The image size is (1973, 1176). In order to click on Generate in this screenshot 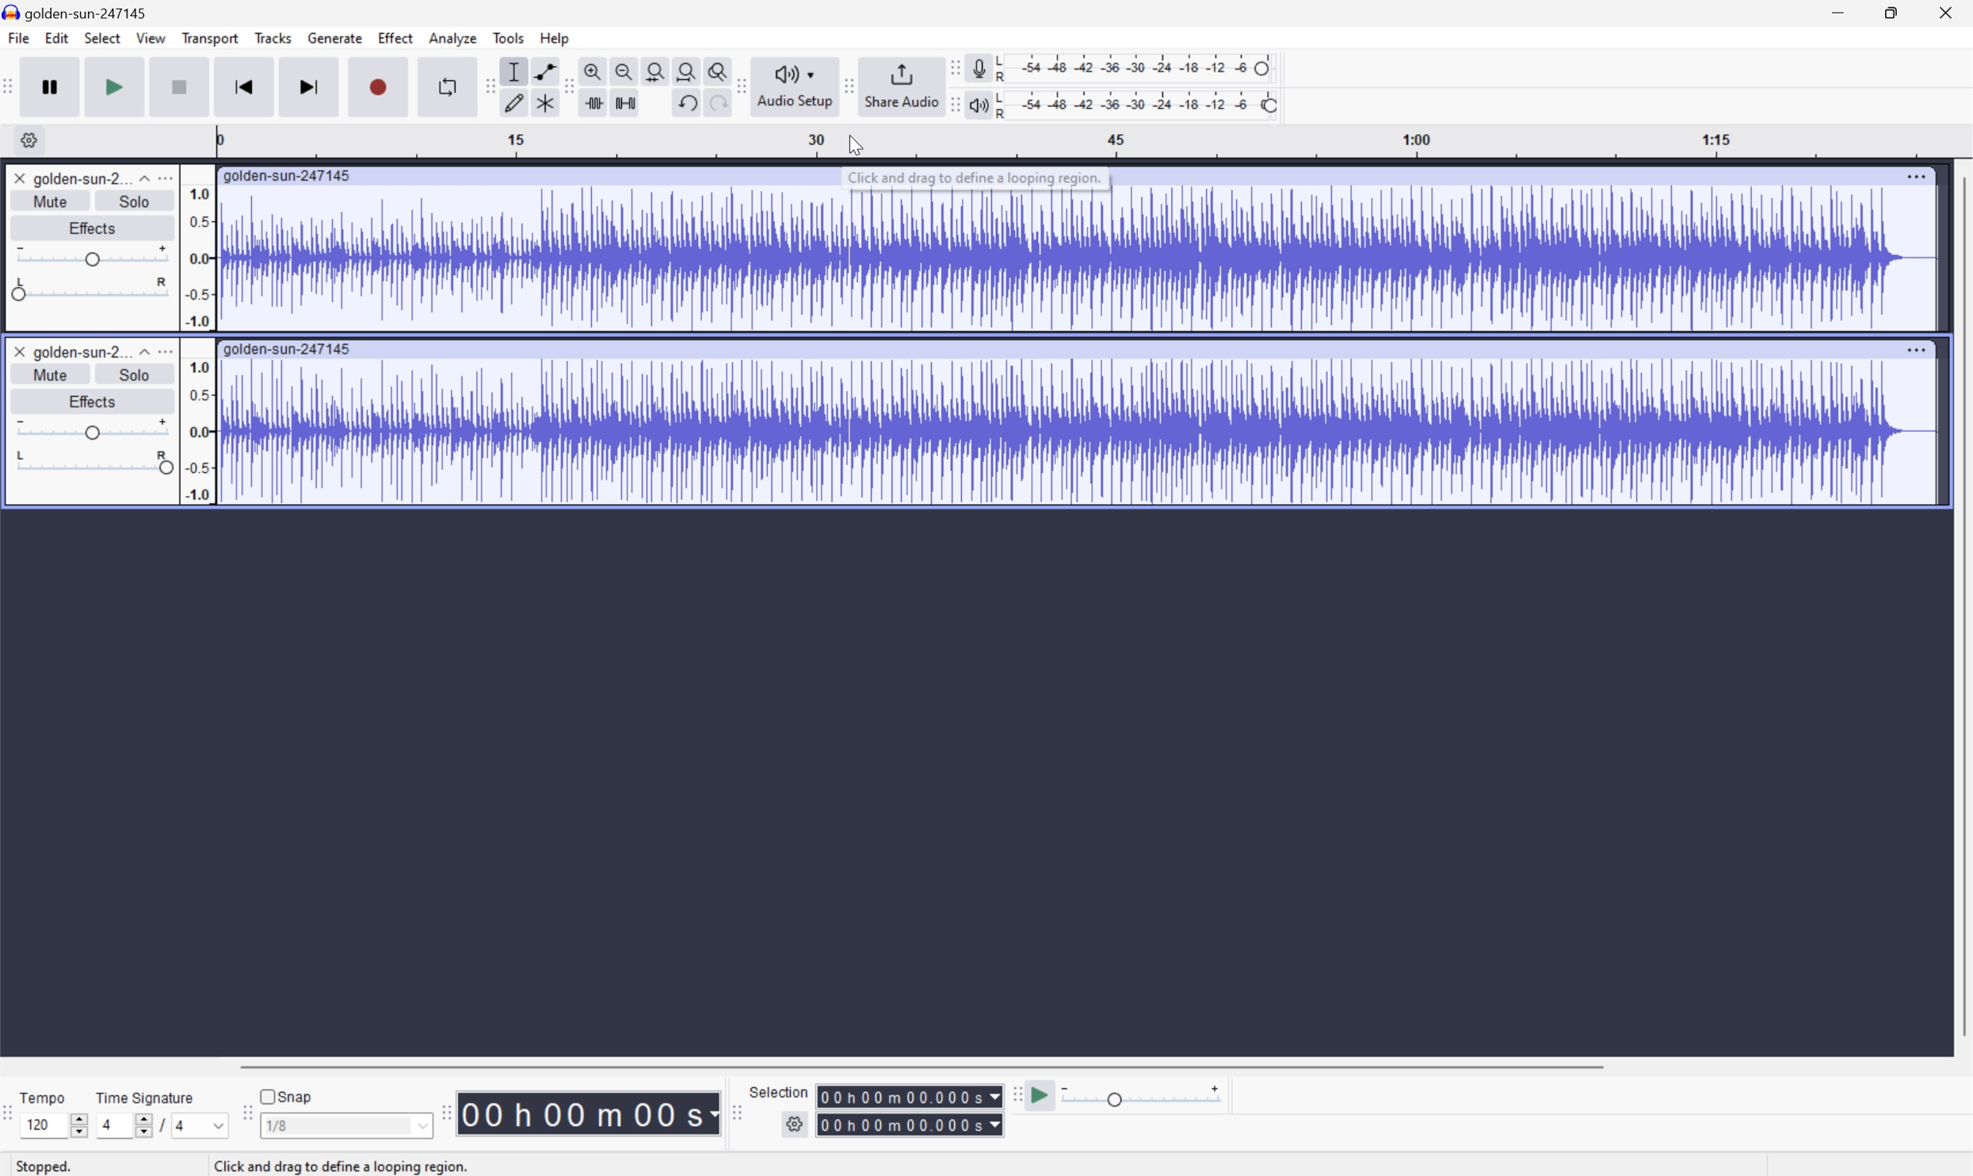, I will do `click(337, 39)`.